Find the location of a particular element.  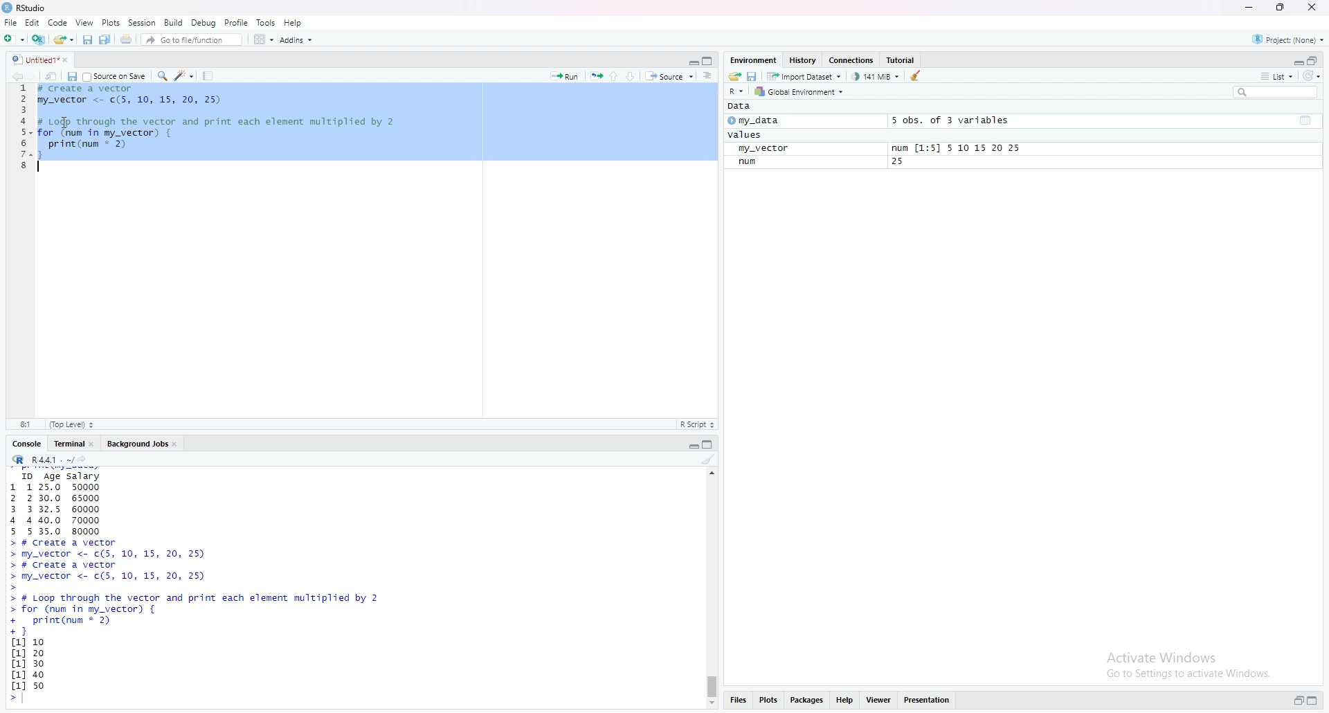

expand is located at coordinates (691, 62).